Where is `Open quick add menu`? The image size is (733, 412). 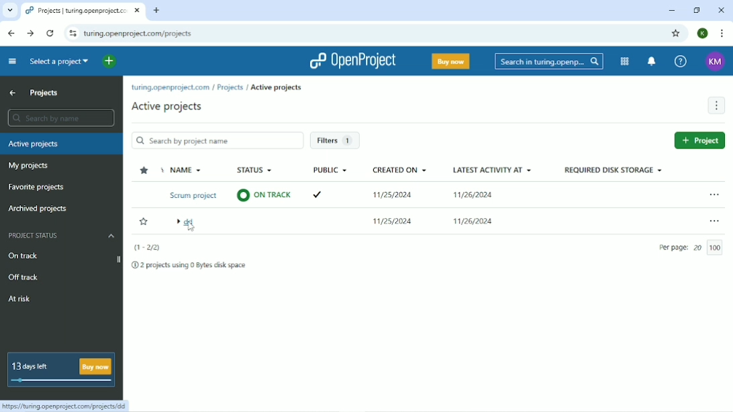 Open quick add menu is located at coordinates (109, 61).